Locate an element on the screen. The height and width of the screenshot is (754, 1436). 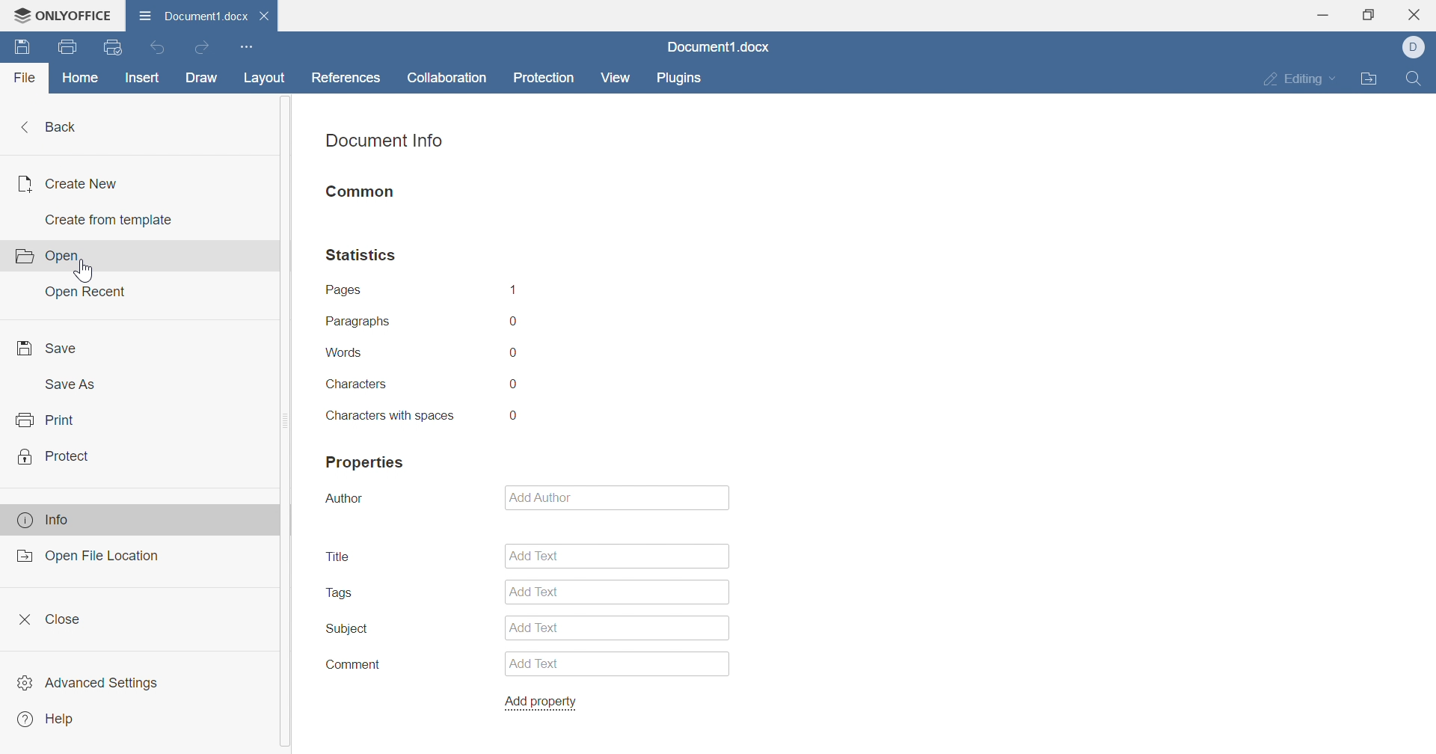
comment is located at coordinates (355, 663).